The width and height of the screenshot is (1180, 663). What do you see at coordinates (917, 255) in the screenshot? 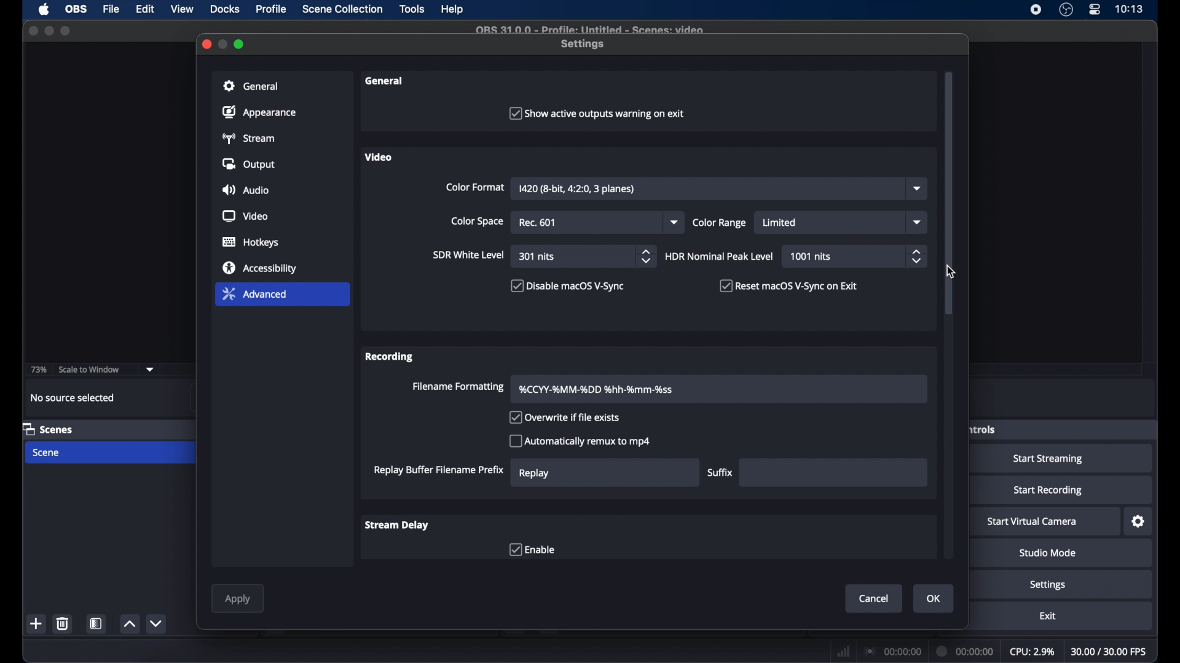
I see `stepper buttons` at bounding box center [917, 255].